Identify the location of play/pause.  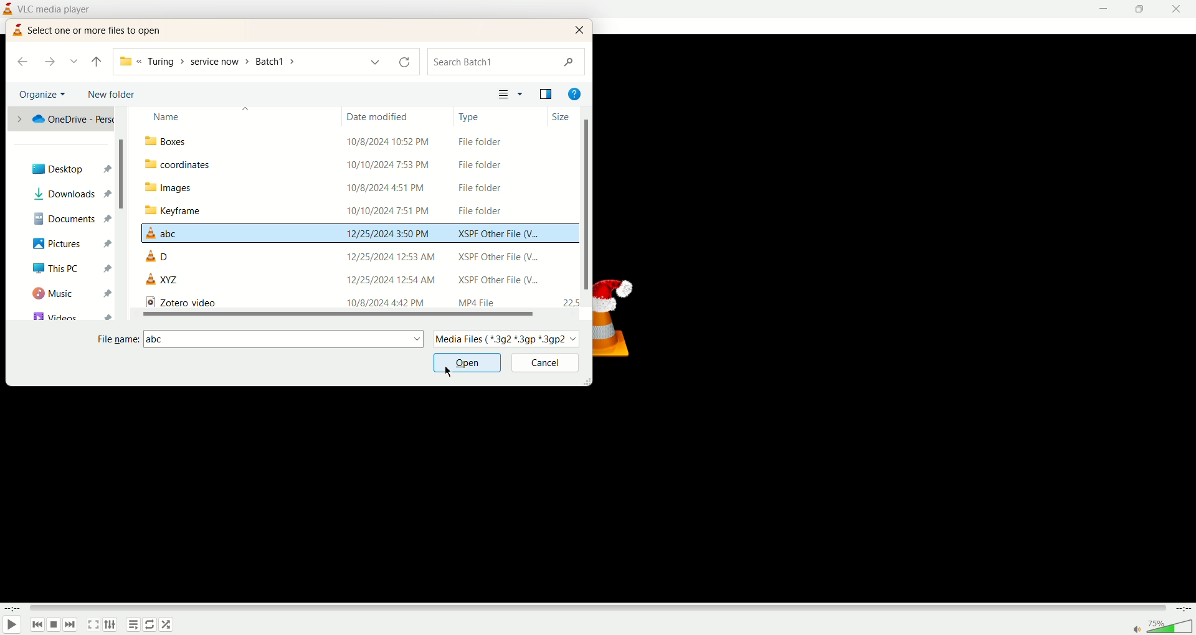
(12, 624).